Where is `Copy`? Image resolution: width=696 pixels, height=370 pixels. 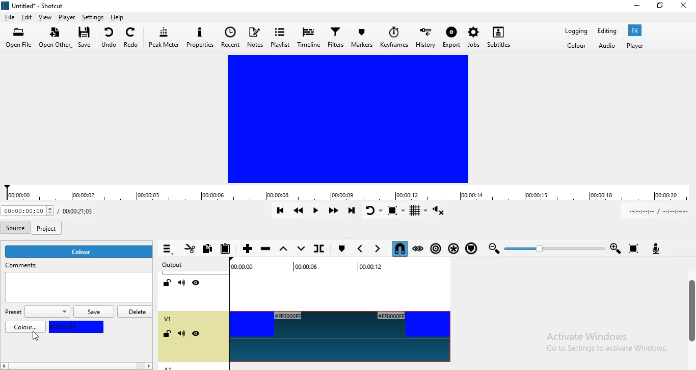 Copy is located at coordinates (209, 248).